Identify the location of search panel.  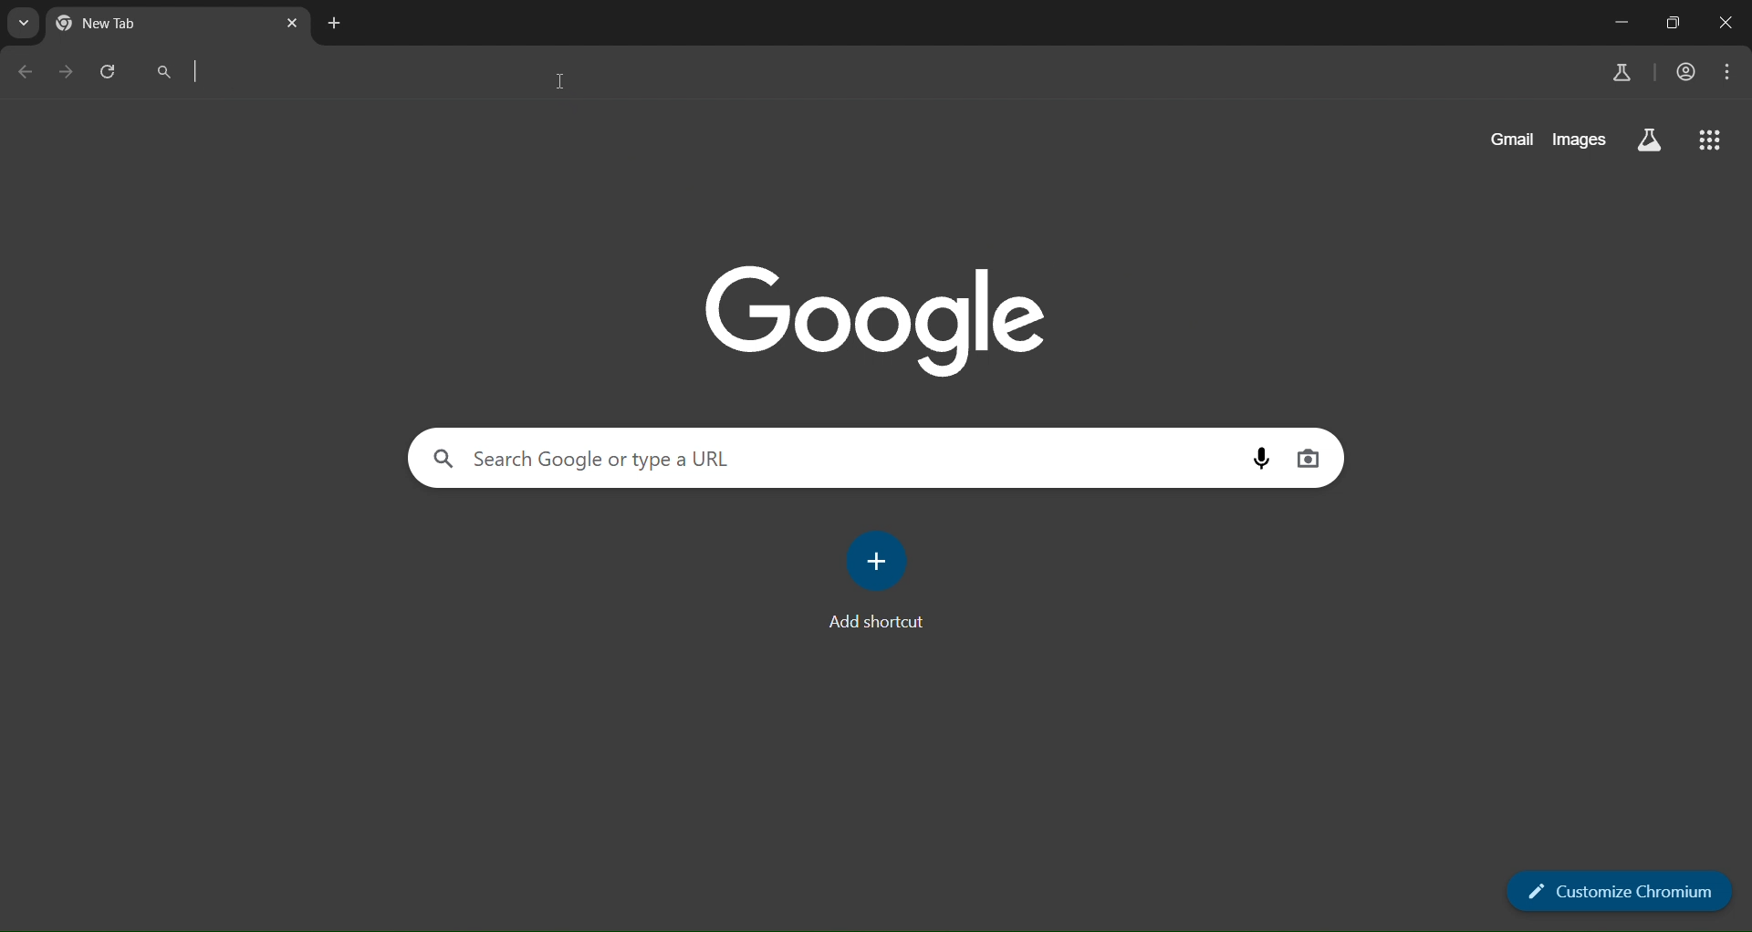
(575, 460).